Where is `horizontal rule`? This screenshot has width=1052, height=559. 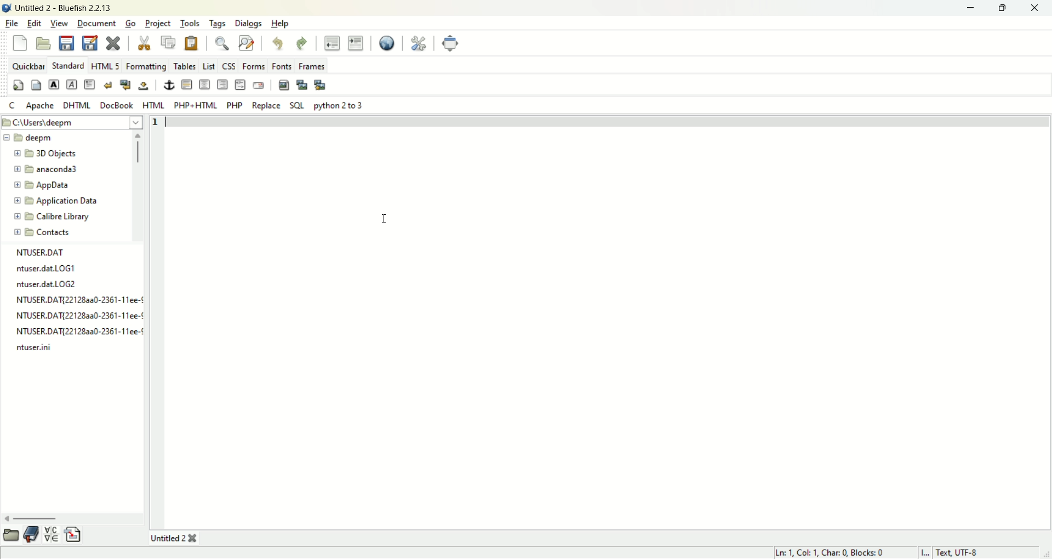 horizontal rule is located at coordinates (187, 84).